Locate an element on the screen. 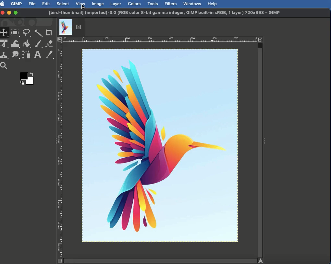  Navigate the image display is located at coordinates (262, 260).